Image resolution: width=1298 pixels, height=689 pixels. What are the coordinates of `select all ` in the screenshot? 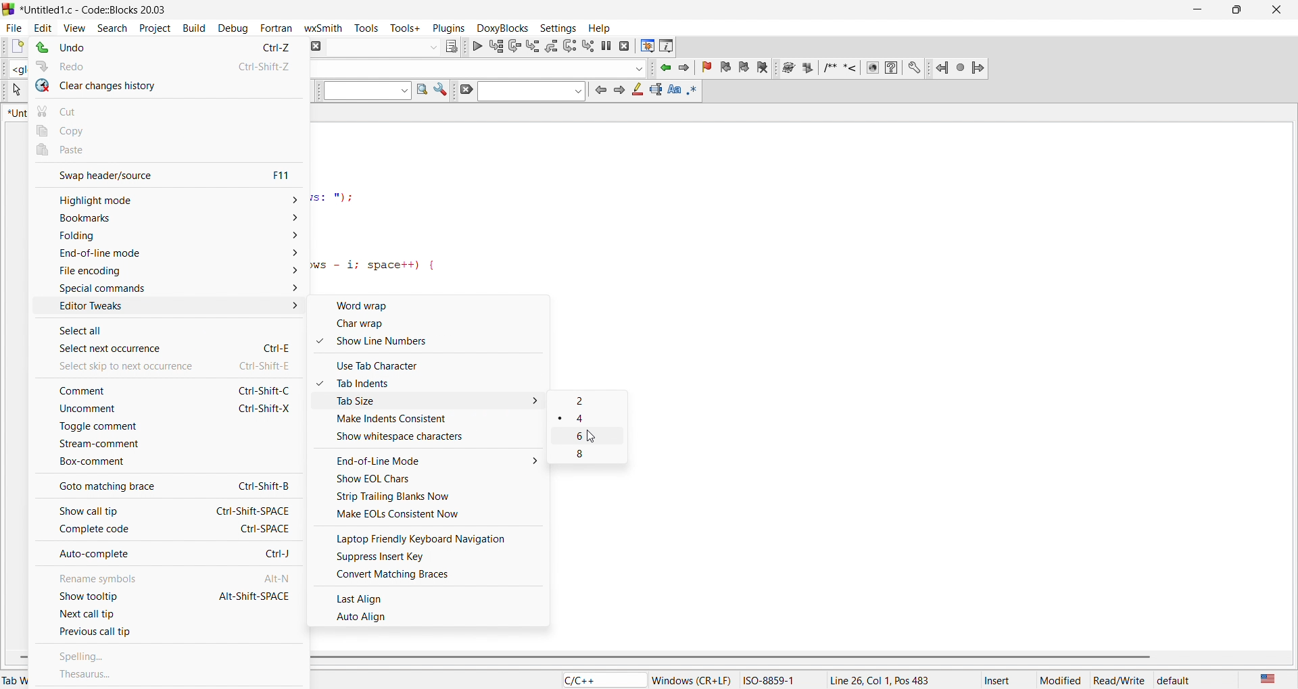 It's located at (116, 332).